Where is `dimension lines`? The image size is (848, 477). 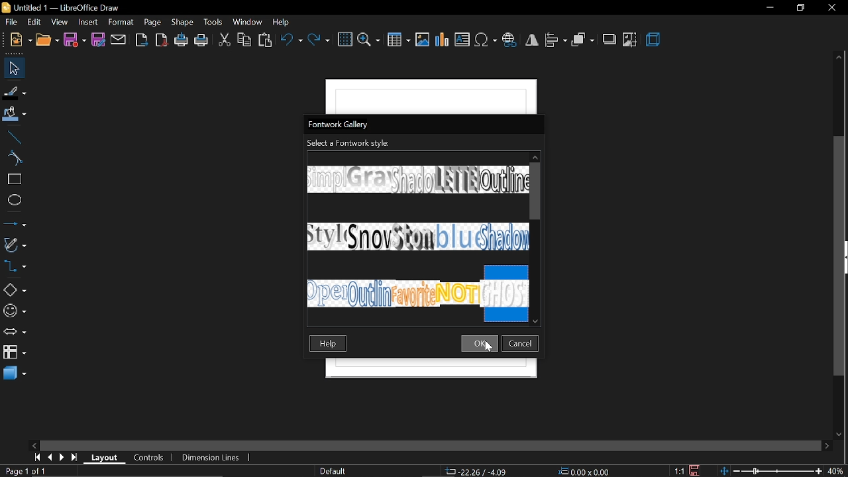 dimension lines is located at coordinates (211, 458).